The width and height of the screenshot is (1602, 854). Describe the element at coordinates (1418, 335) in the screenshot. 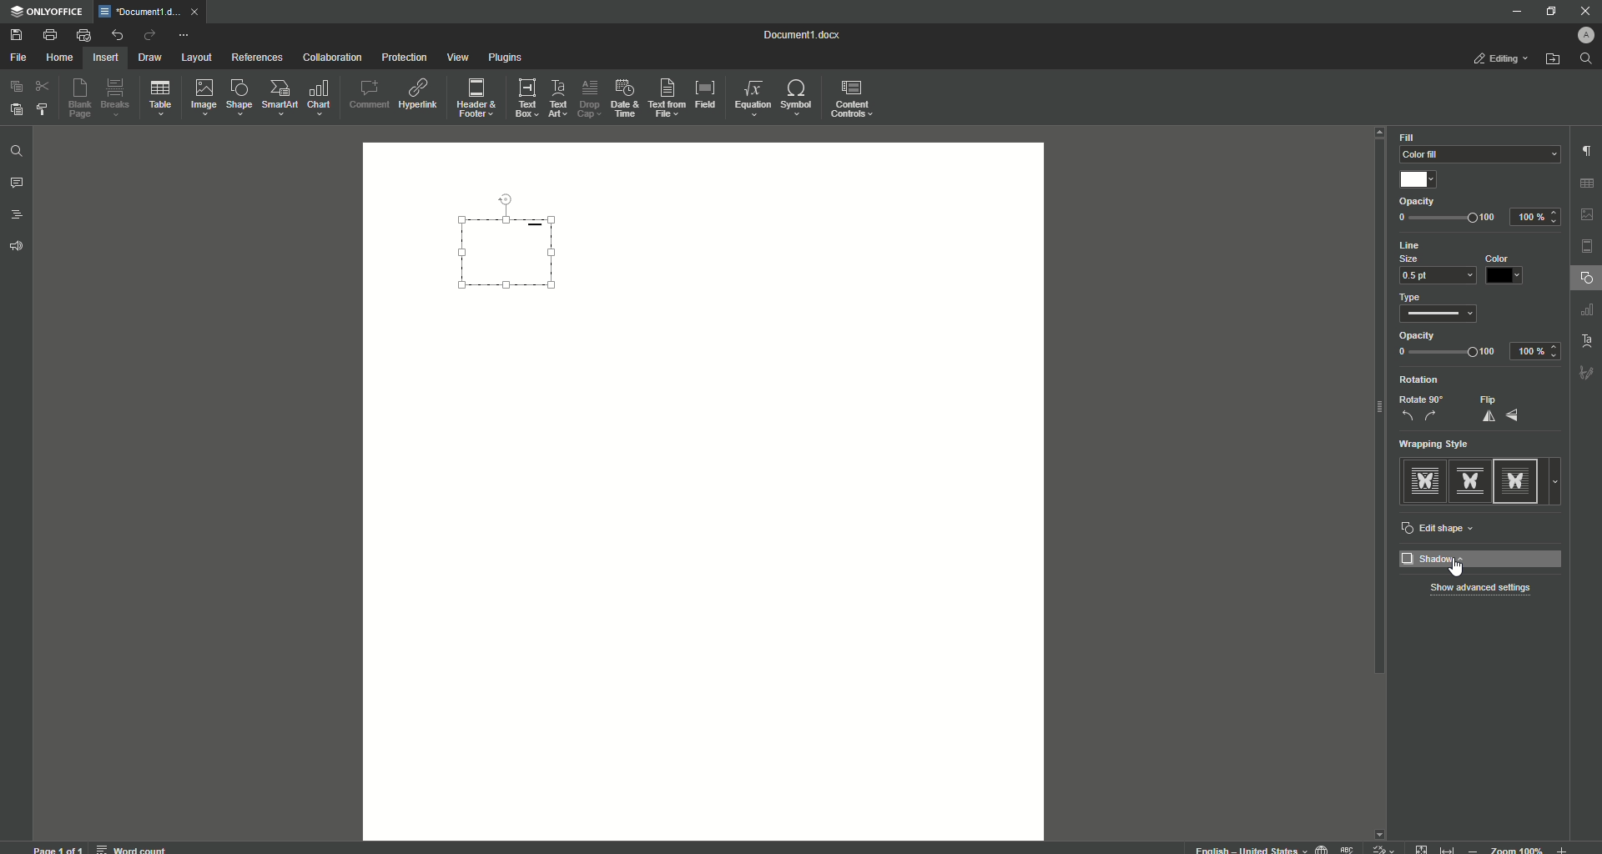

I see `Opacity` at that location.